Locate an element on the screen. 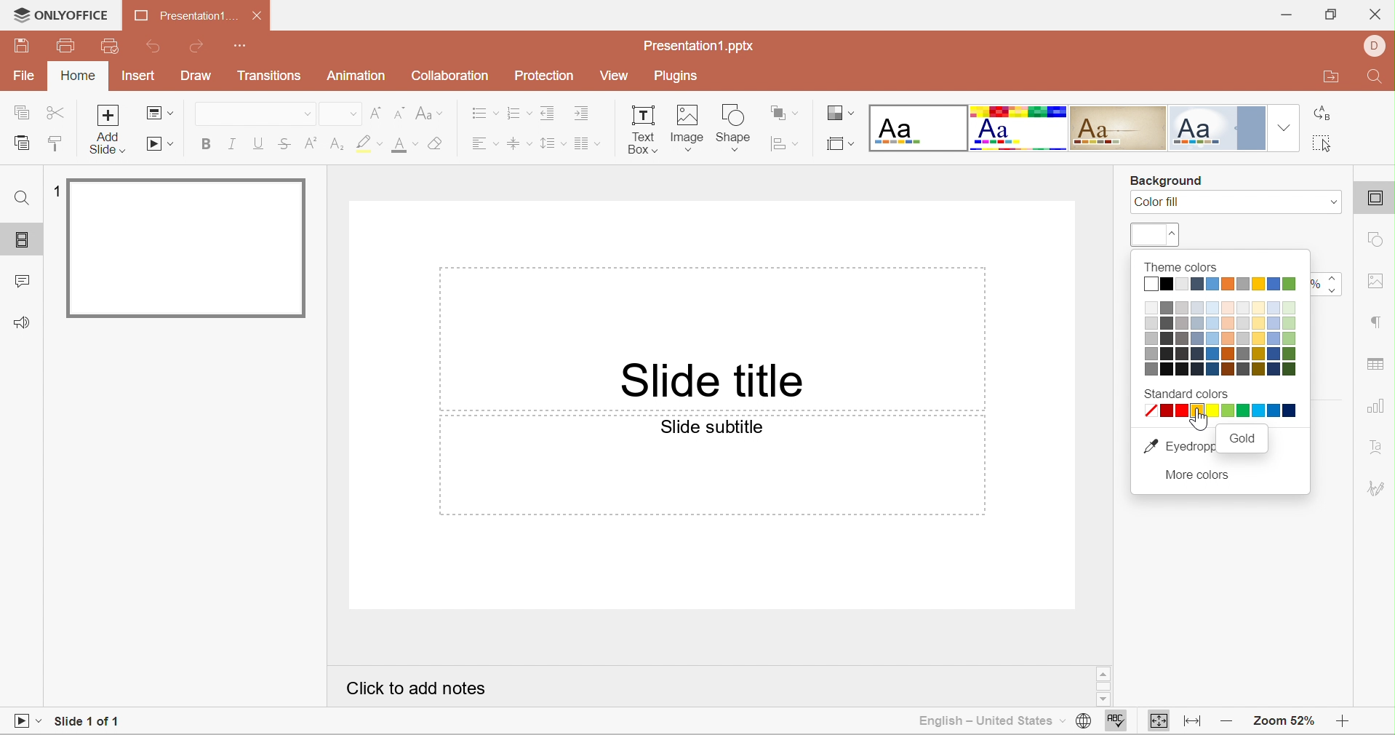 This screenshot has height=735, width=1395. Clear is located at coordinates (436, 145).